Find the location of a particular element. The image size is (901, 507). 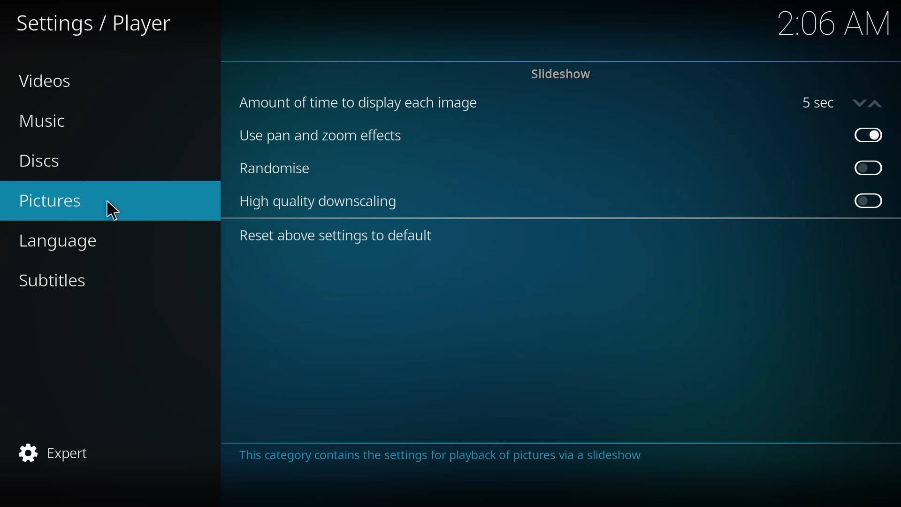

enabled is located at coordinates (869, 134).